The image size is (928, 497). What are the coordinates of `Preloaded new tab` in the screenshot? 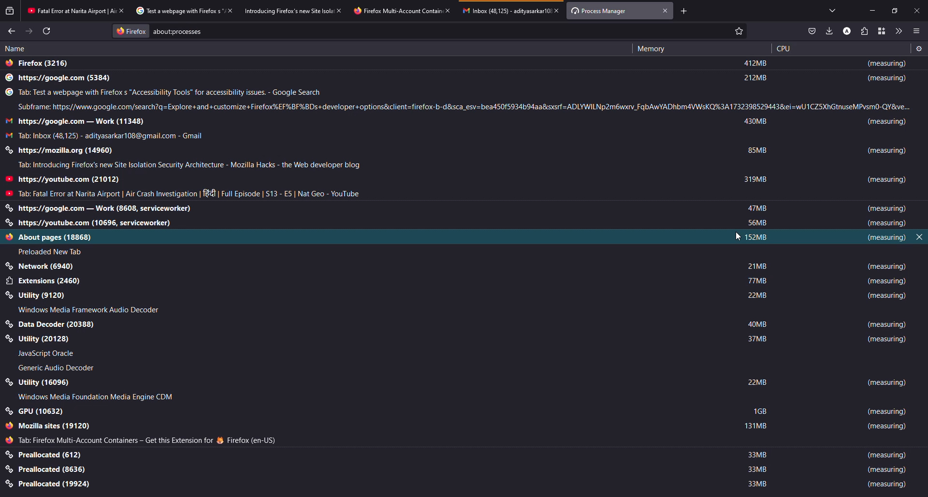 It's located at (52, 252).